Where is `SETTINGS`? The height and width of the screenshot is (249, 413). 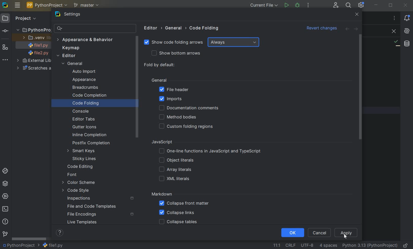 SETTINGS is located at coordinates (75, 15).